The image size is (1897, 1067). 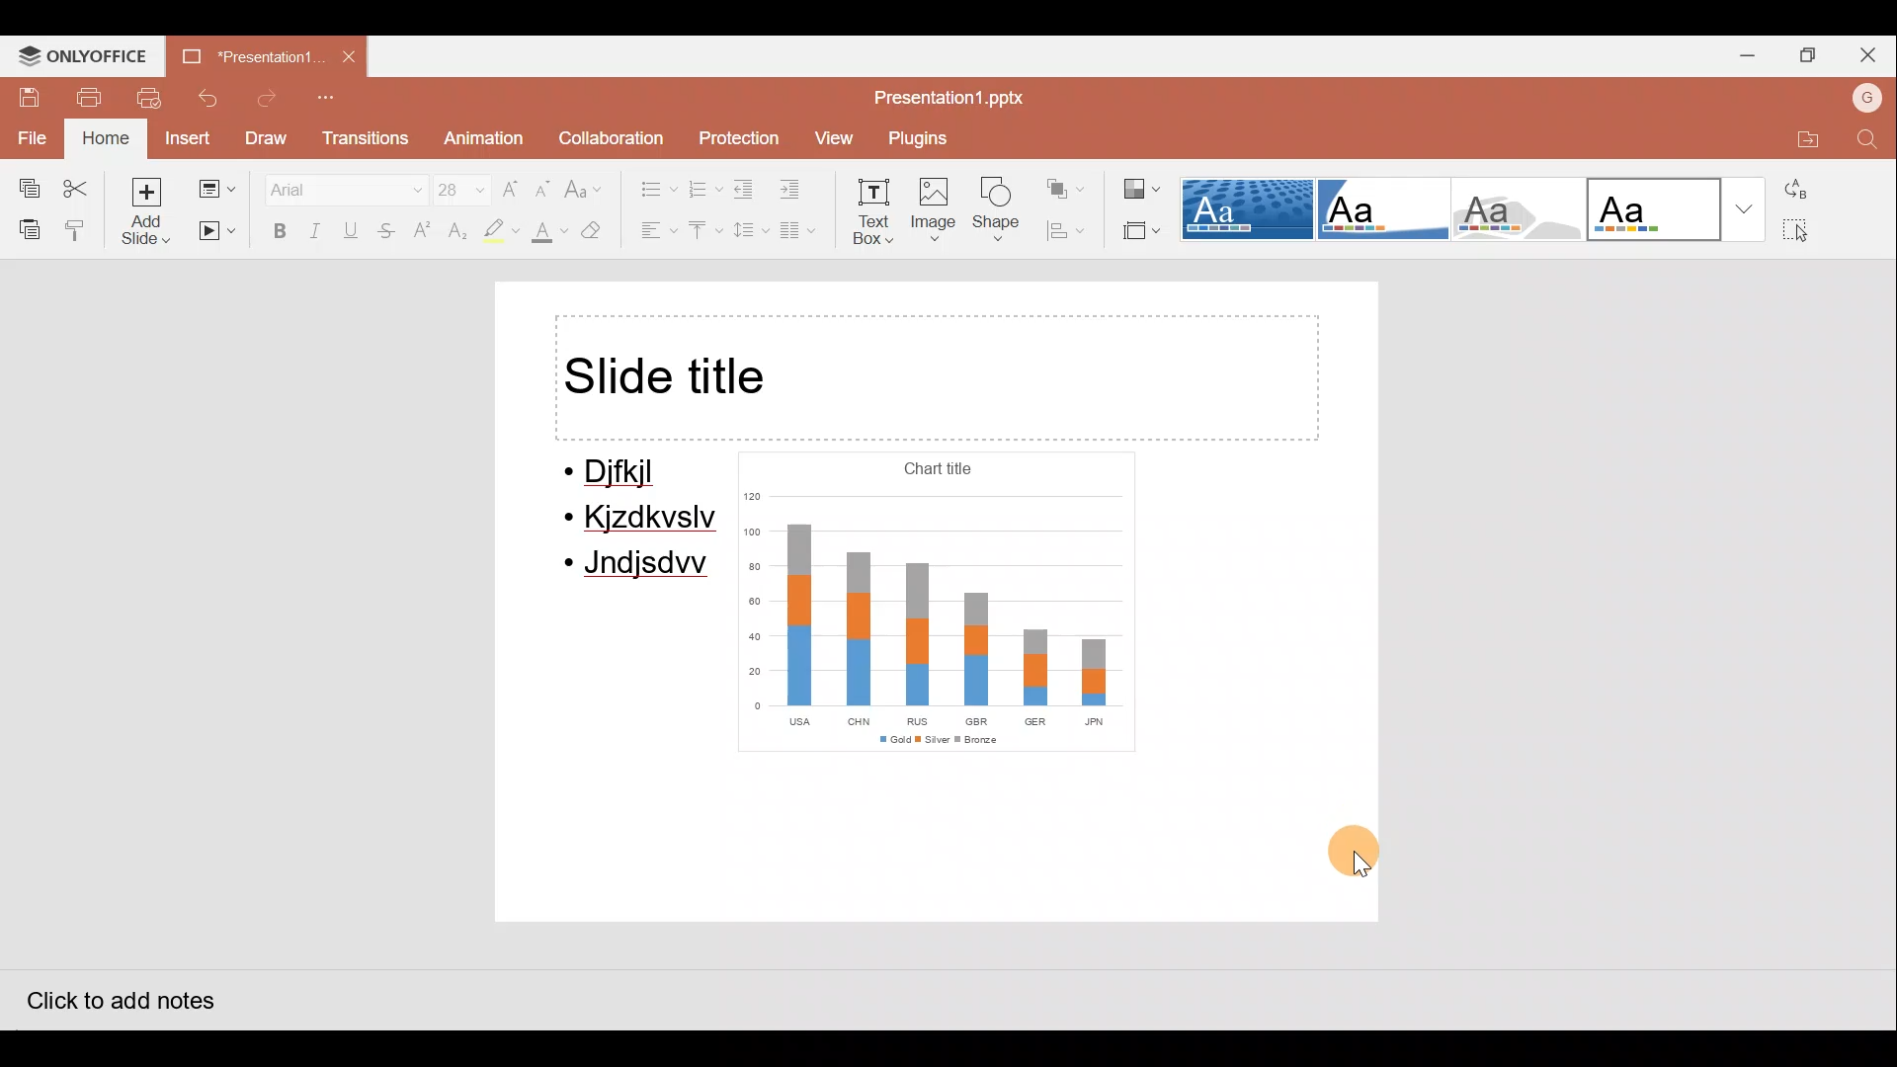 What do you see at coordinates (938, 211) in the screenshot?
I see `Image` at bounding box center [938, 211].